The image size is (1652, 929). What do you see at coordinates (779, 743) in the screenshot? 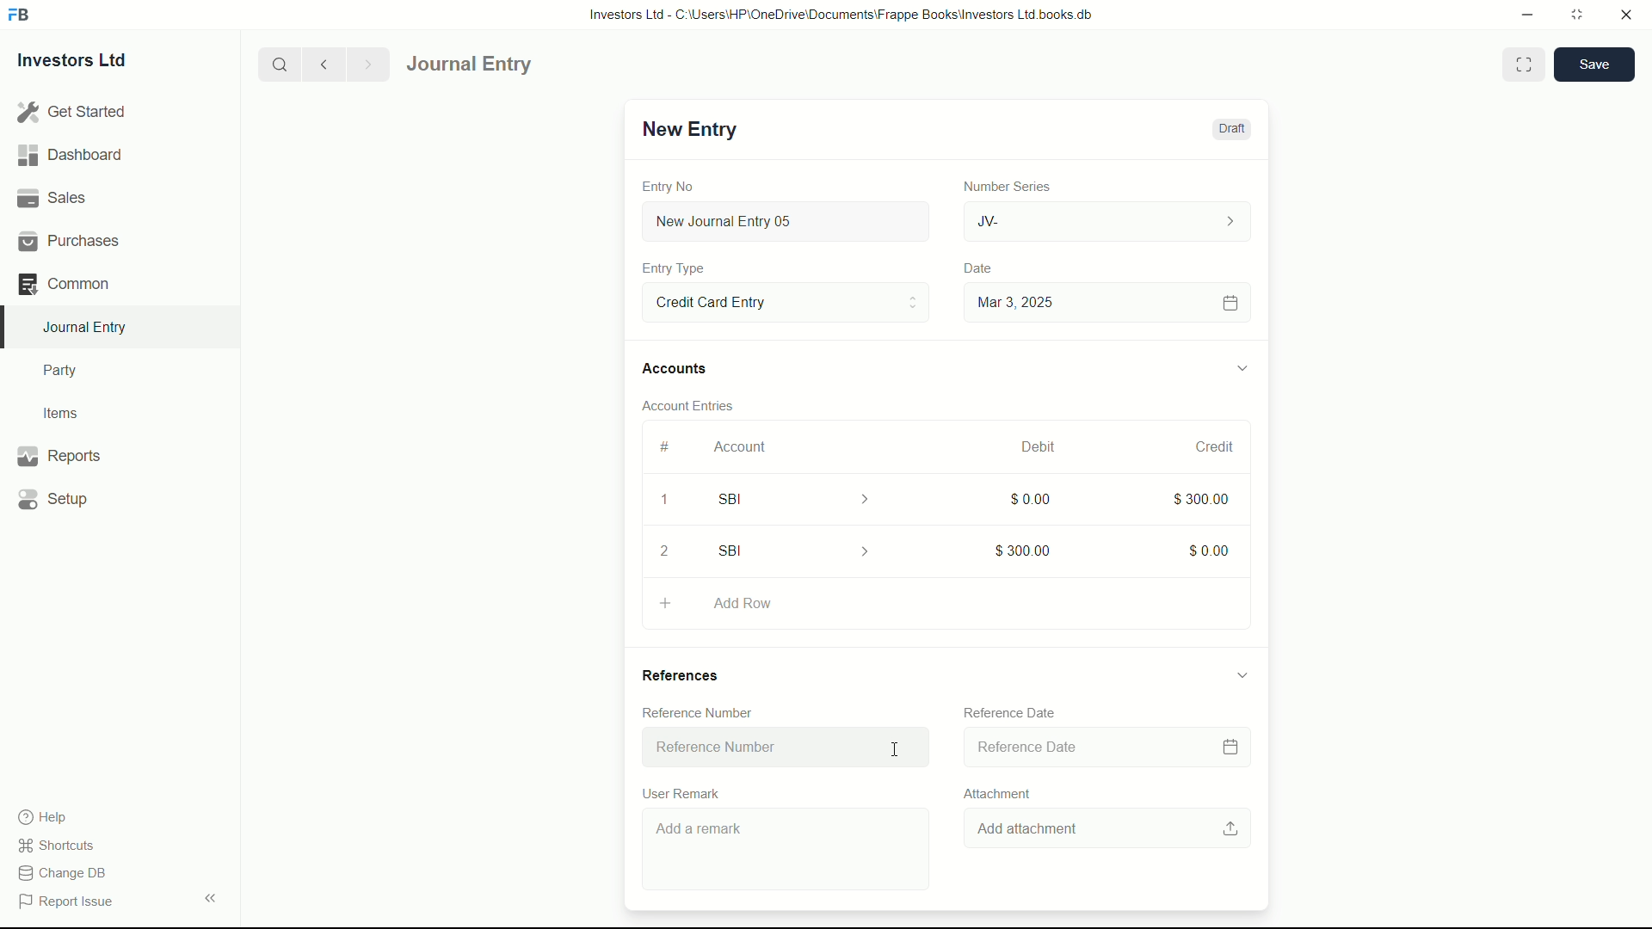
I see `Reference Number` at bounding box center [779, 743].